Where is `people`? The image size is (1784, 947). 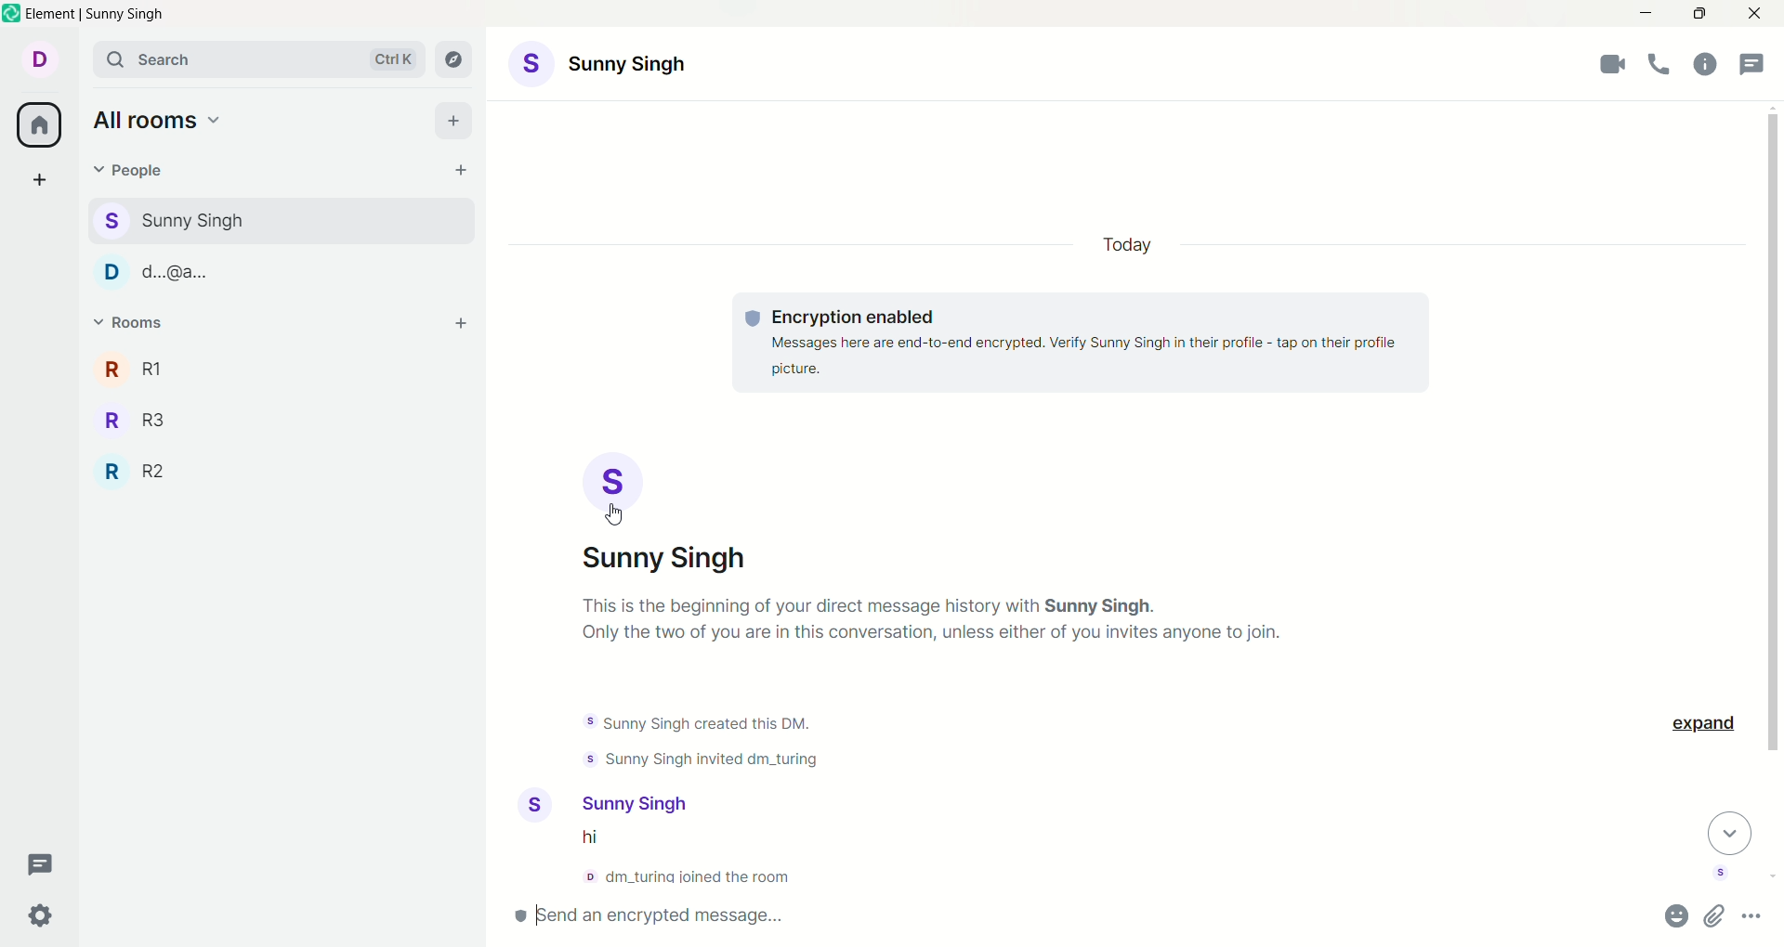
people is located at coordinates (264, 271).